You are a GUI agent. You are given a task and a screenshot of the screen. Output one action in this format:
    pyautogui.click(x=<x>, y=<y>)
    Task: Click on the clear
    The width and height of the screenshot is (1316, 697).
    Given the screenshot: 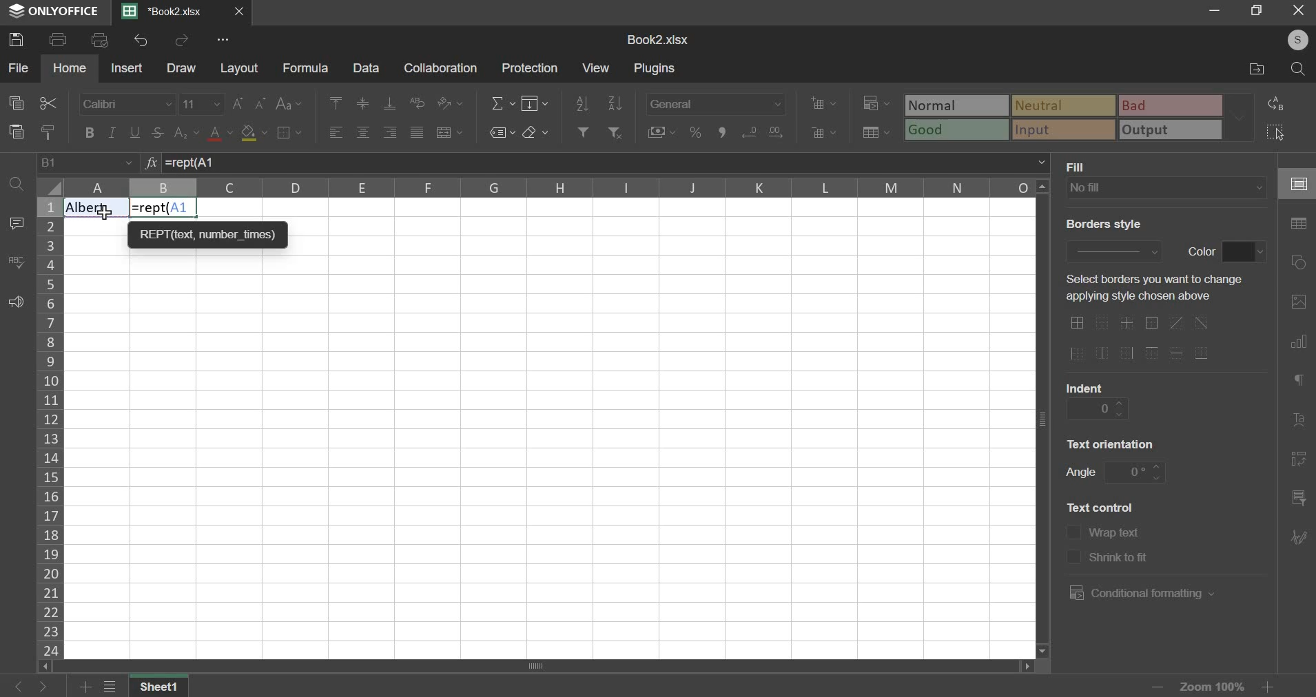 What is the action you would take?
    pyautogui.click(x=535, y=132)
    